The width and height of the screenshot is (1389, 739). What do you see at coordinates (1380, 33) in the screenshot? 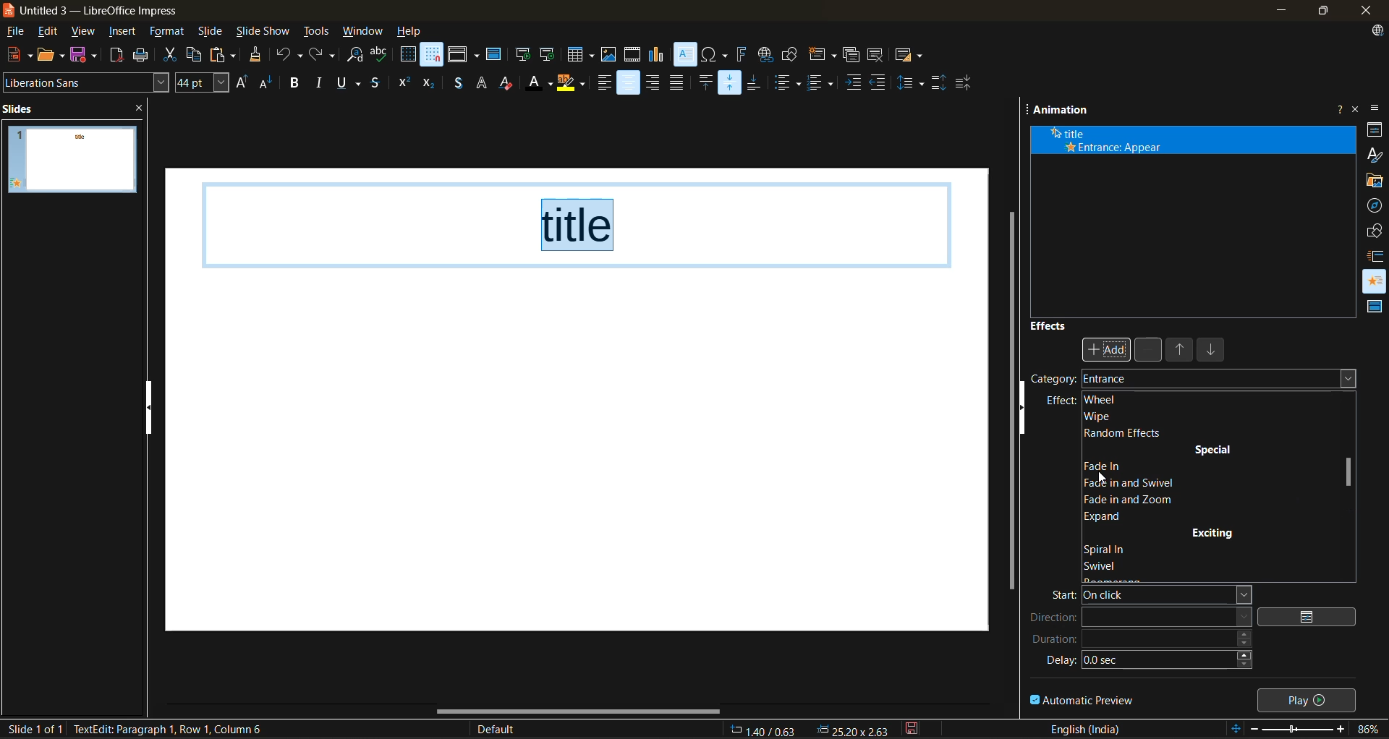
I see `update` at bounding box center [1380, 33].